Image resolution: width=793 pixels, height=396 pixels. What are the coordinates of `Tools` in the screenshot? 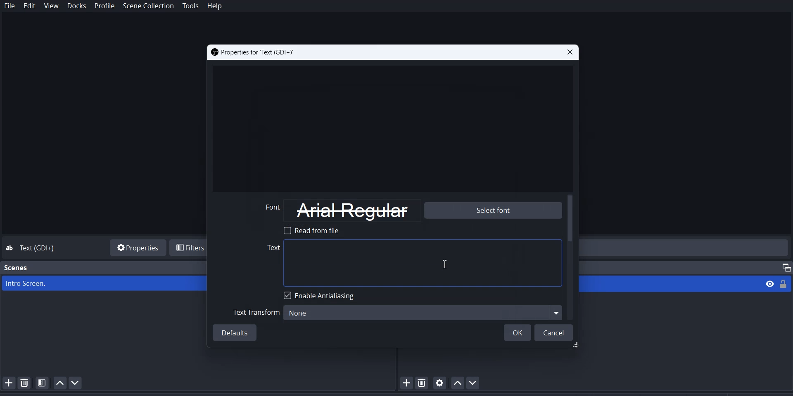 It's located at (191, 6).